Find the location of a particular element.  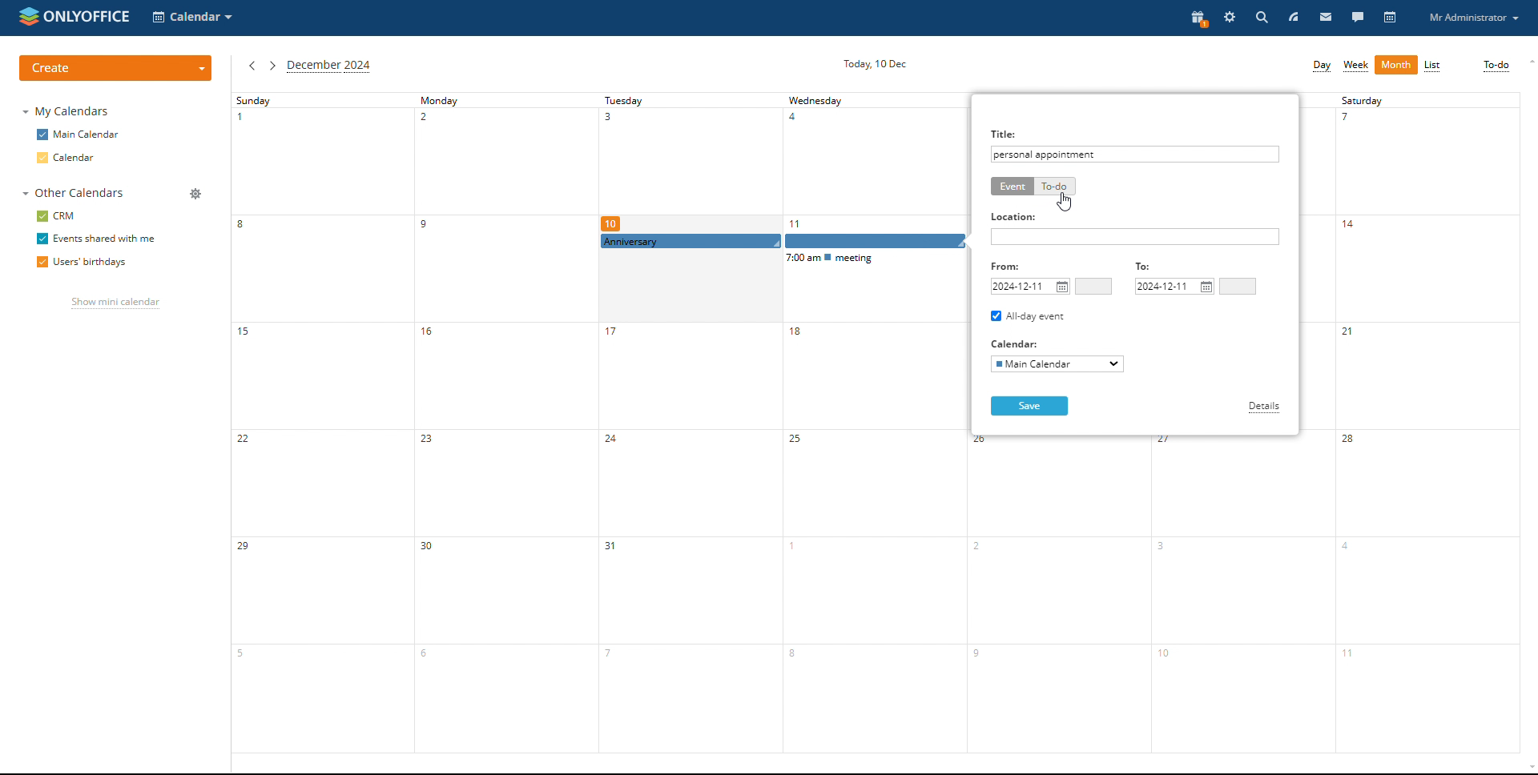

save is located at coordinates (1029, 406).